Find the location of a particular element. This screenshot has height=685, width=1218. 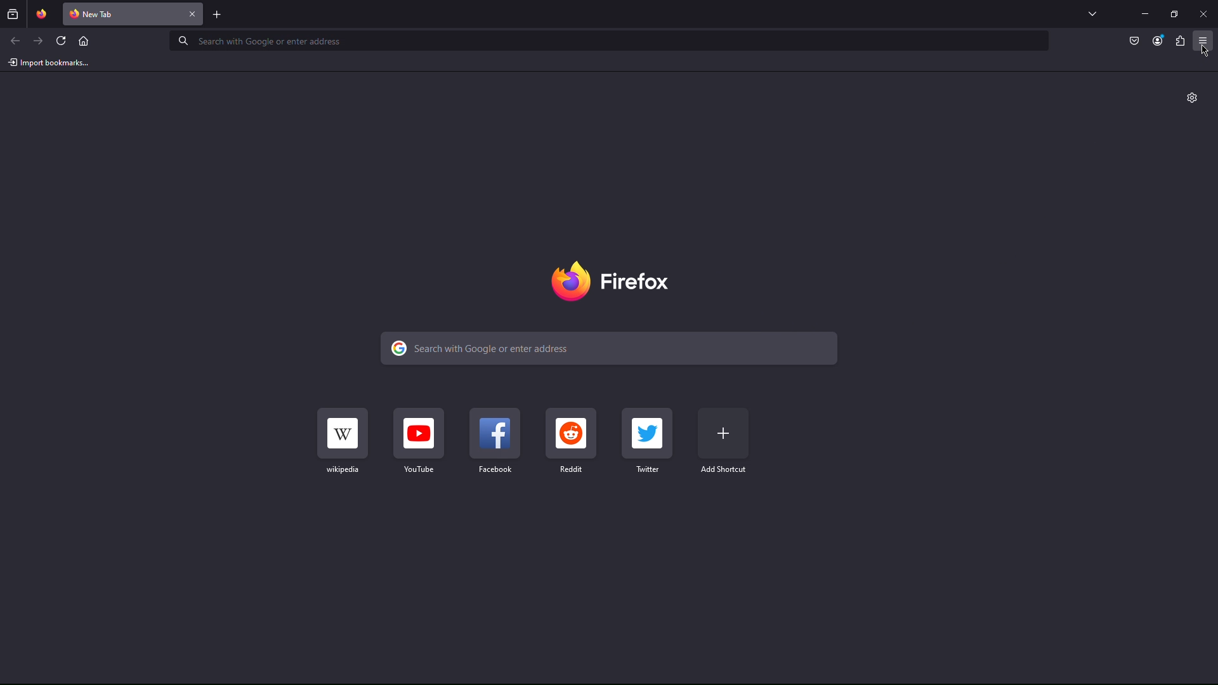

Settings is located at coordinates (1193, 98).